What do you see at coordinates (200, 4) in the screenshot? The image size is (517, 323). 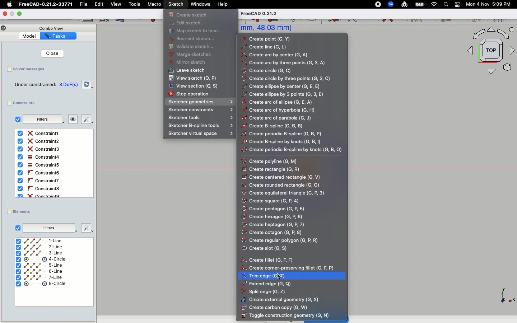 I see `Windows` at bounding box center [200, 4].